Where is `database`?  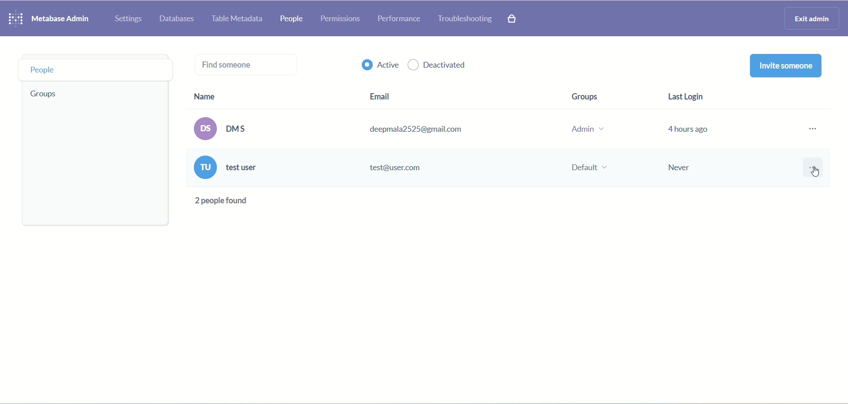 database is located at coordinates (178, 19).